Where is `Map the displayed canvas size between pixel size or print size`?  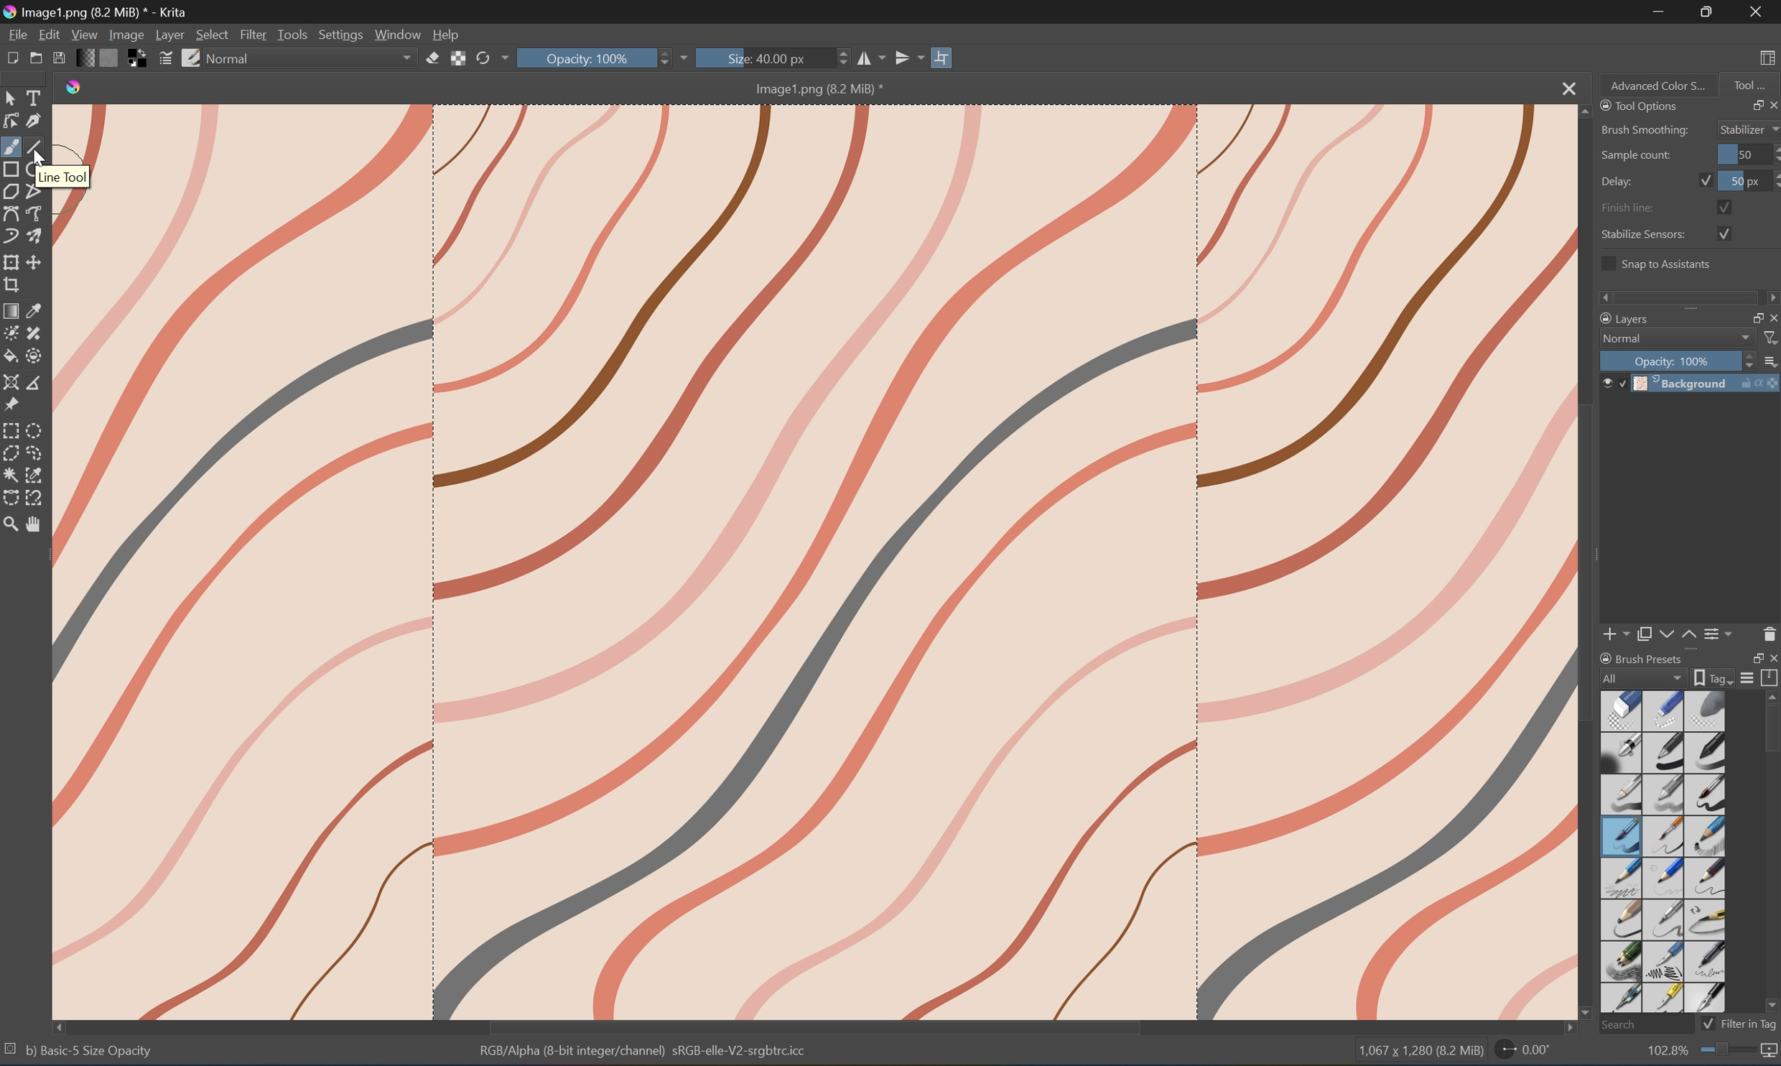 Map the displayed canvas size between pixel size or print size is located at coordinates (1770, 1052).